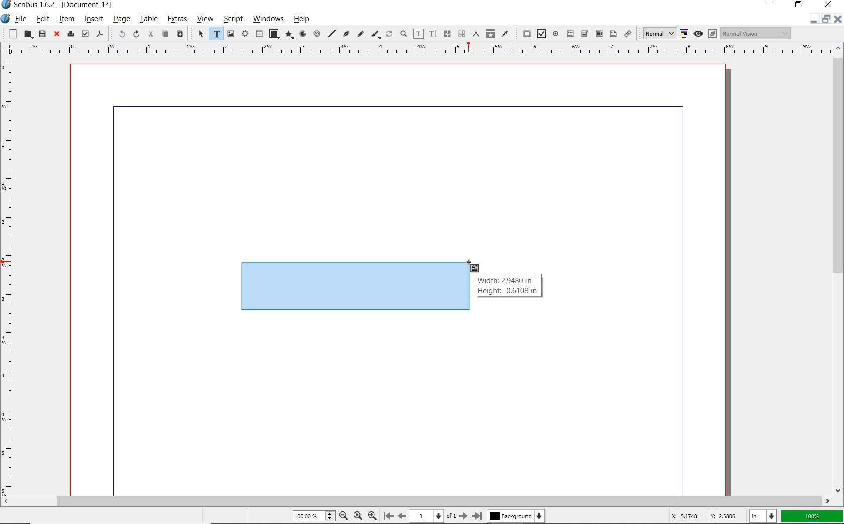  What do you see at coordinates (800, 6) in the screenshot?
I see `restore` at bounding box center [800, 6].